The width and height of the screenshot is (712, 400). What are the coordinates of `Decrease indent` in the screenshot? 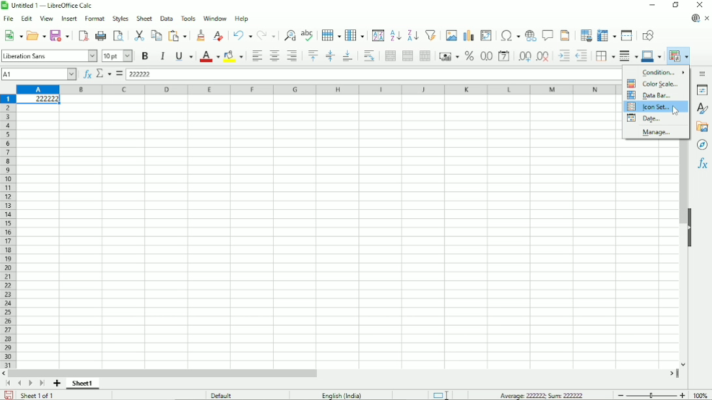 It's located at (583, 56).